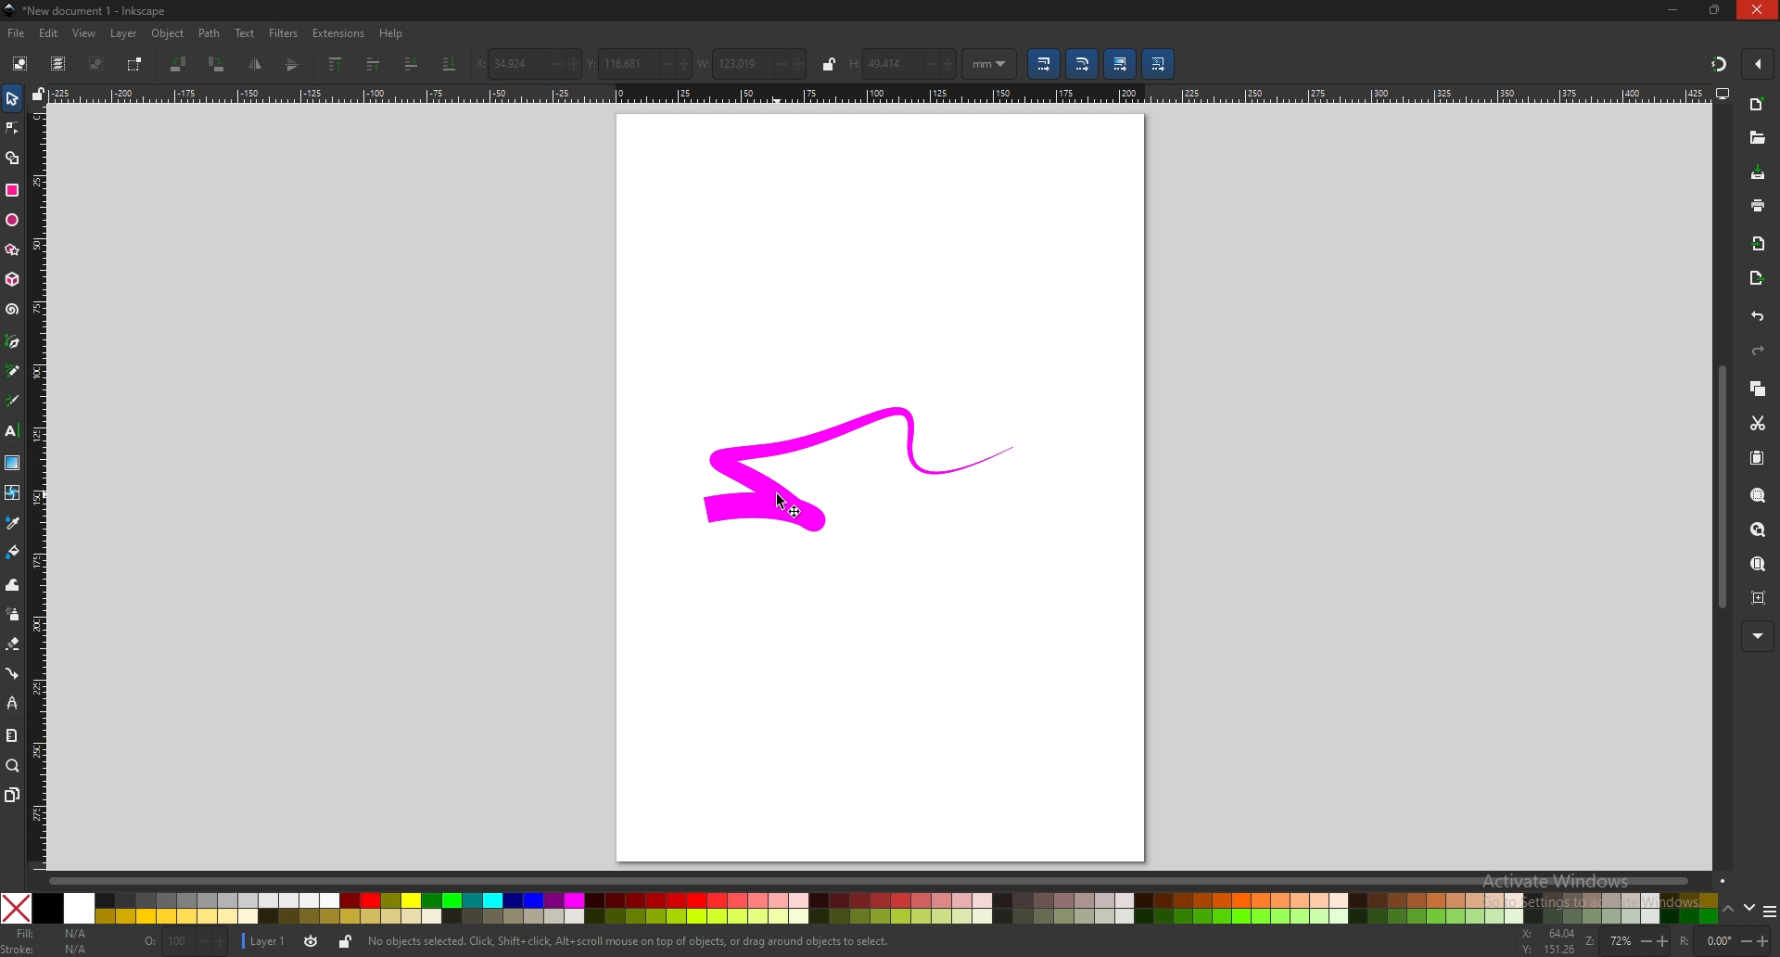 This screenshot has width=1780, height=957. Describe the element at coordinates (172, 33) in the screenshot. I see `object` at that location.